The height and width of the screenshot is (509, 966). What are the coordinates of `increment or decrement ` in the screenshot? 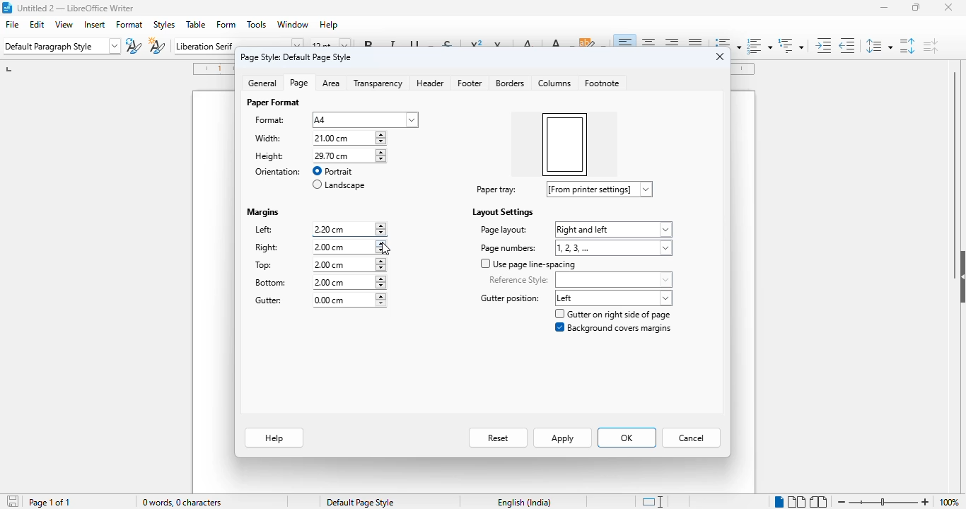 It's located at (384, 300).